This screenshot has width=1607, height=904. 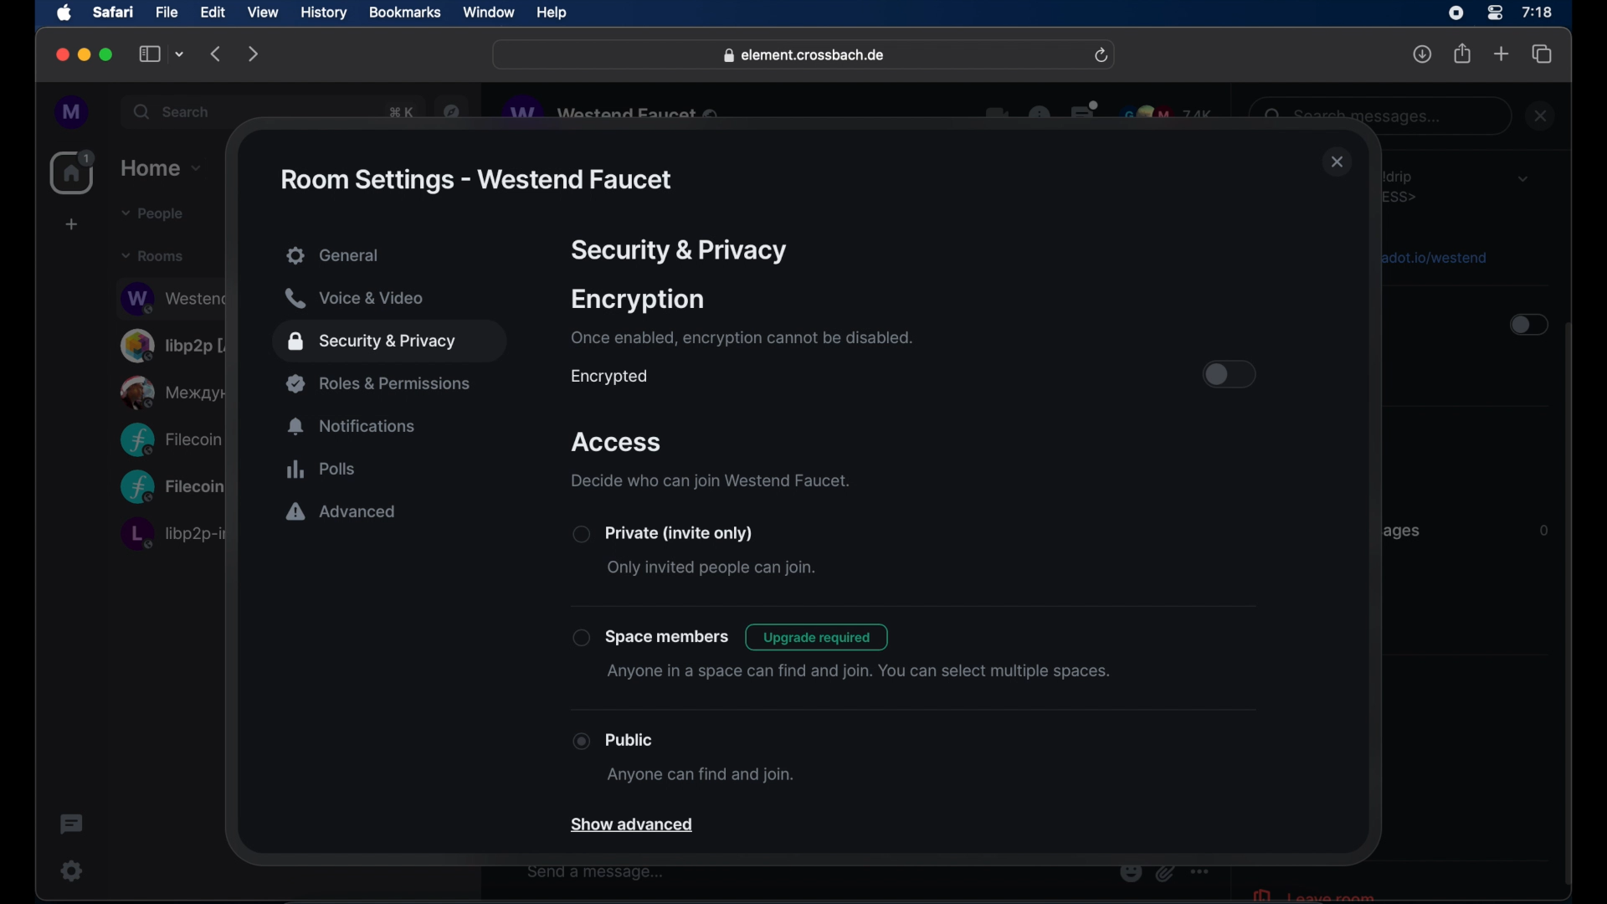 I want to click on obscure, so click(x=1432, y=256).